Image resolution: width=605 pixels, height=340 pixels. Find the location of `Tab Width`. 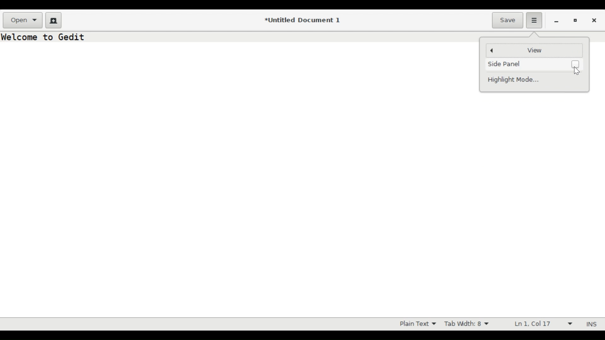

Tab Width is located at coordinates (469, 324).